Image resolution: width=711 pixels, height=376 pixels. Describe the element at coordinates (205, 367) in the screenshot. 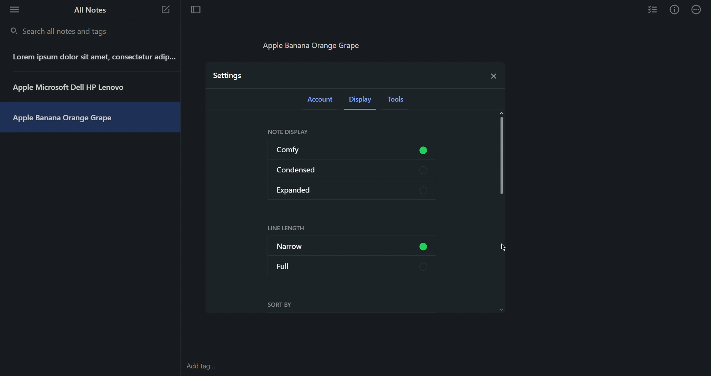

I see `Add tag` at that location.